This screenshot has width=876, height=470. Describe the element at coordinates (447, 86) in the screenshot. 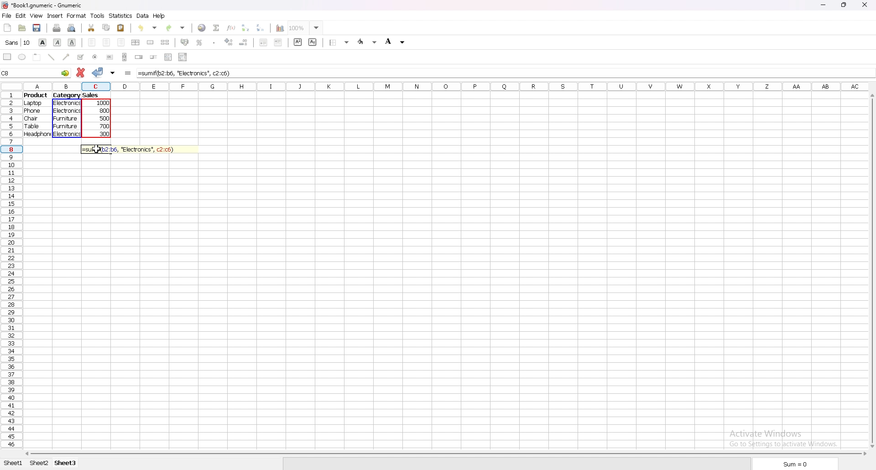

I see `column` at that location.